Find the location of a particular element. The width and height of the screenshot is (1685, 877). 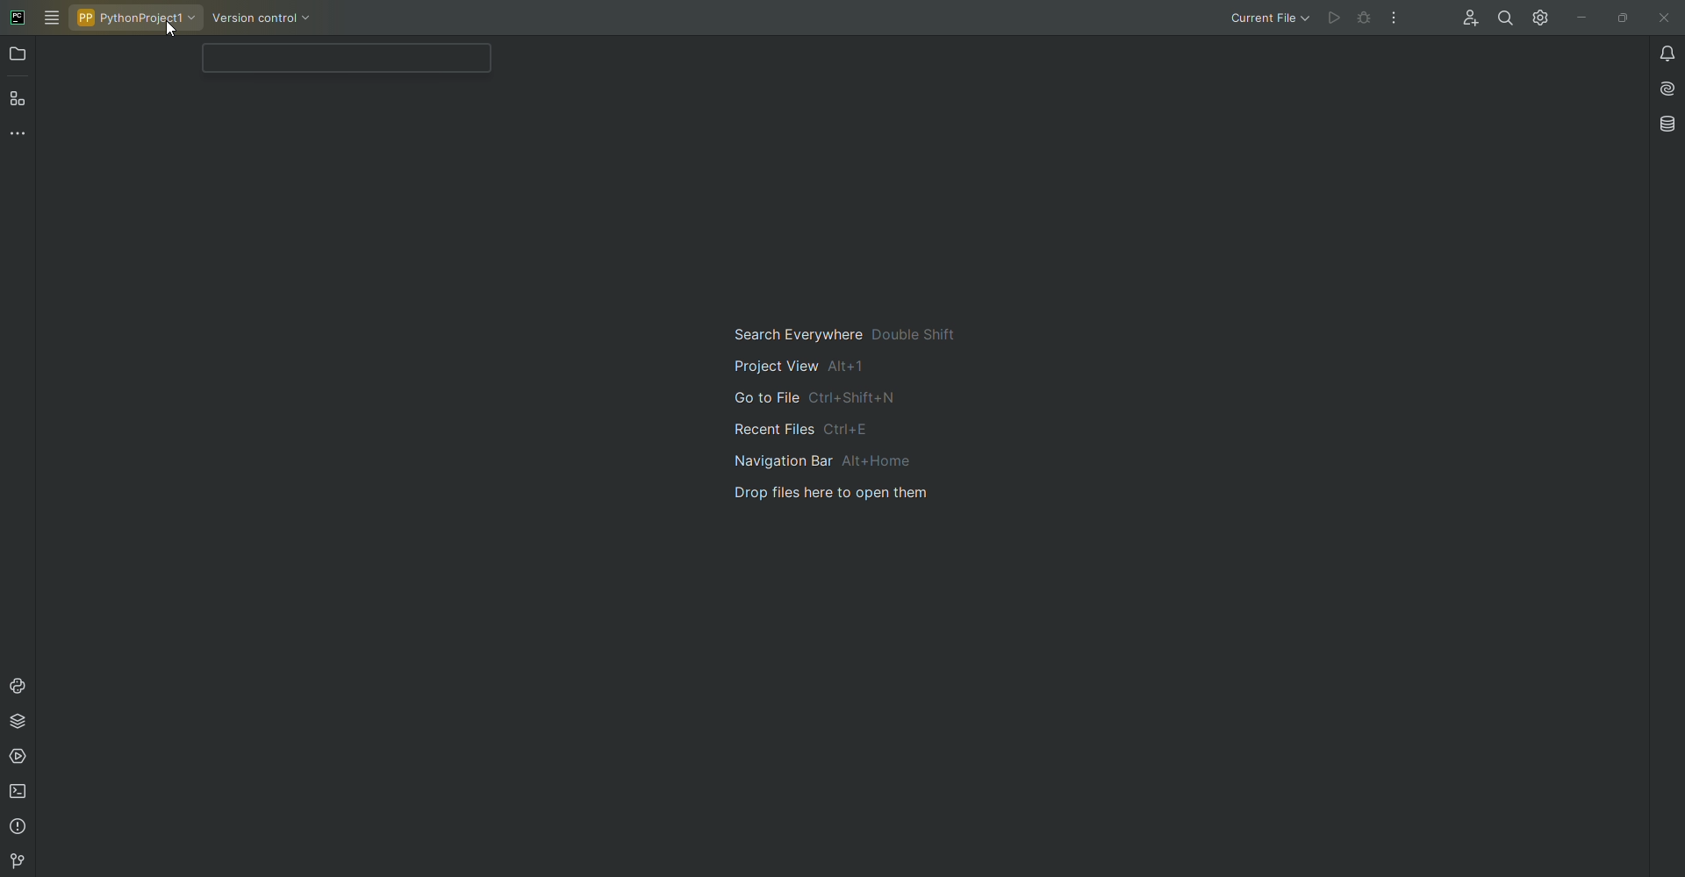

Packages is located at coordinates (24, 724).